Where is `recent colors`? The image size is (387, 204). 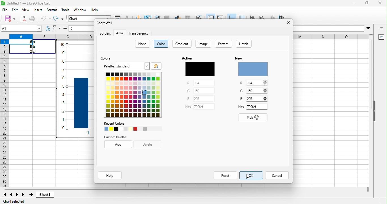 recent colors is located at coordinates (115, 123).